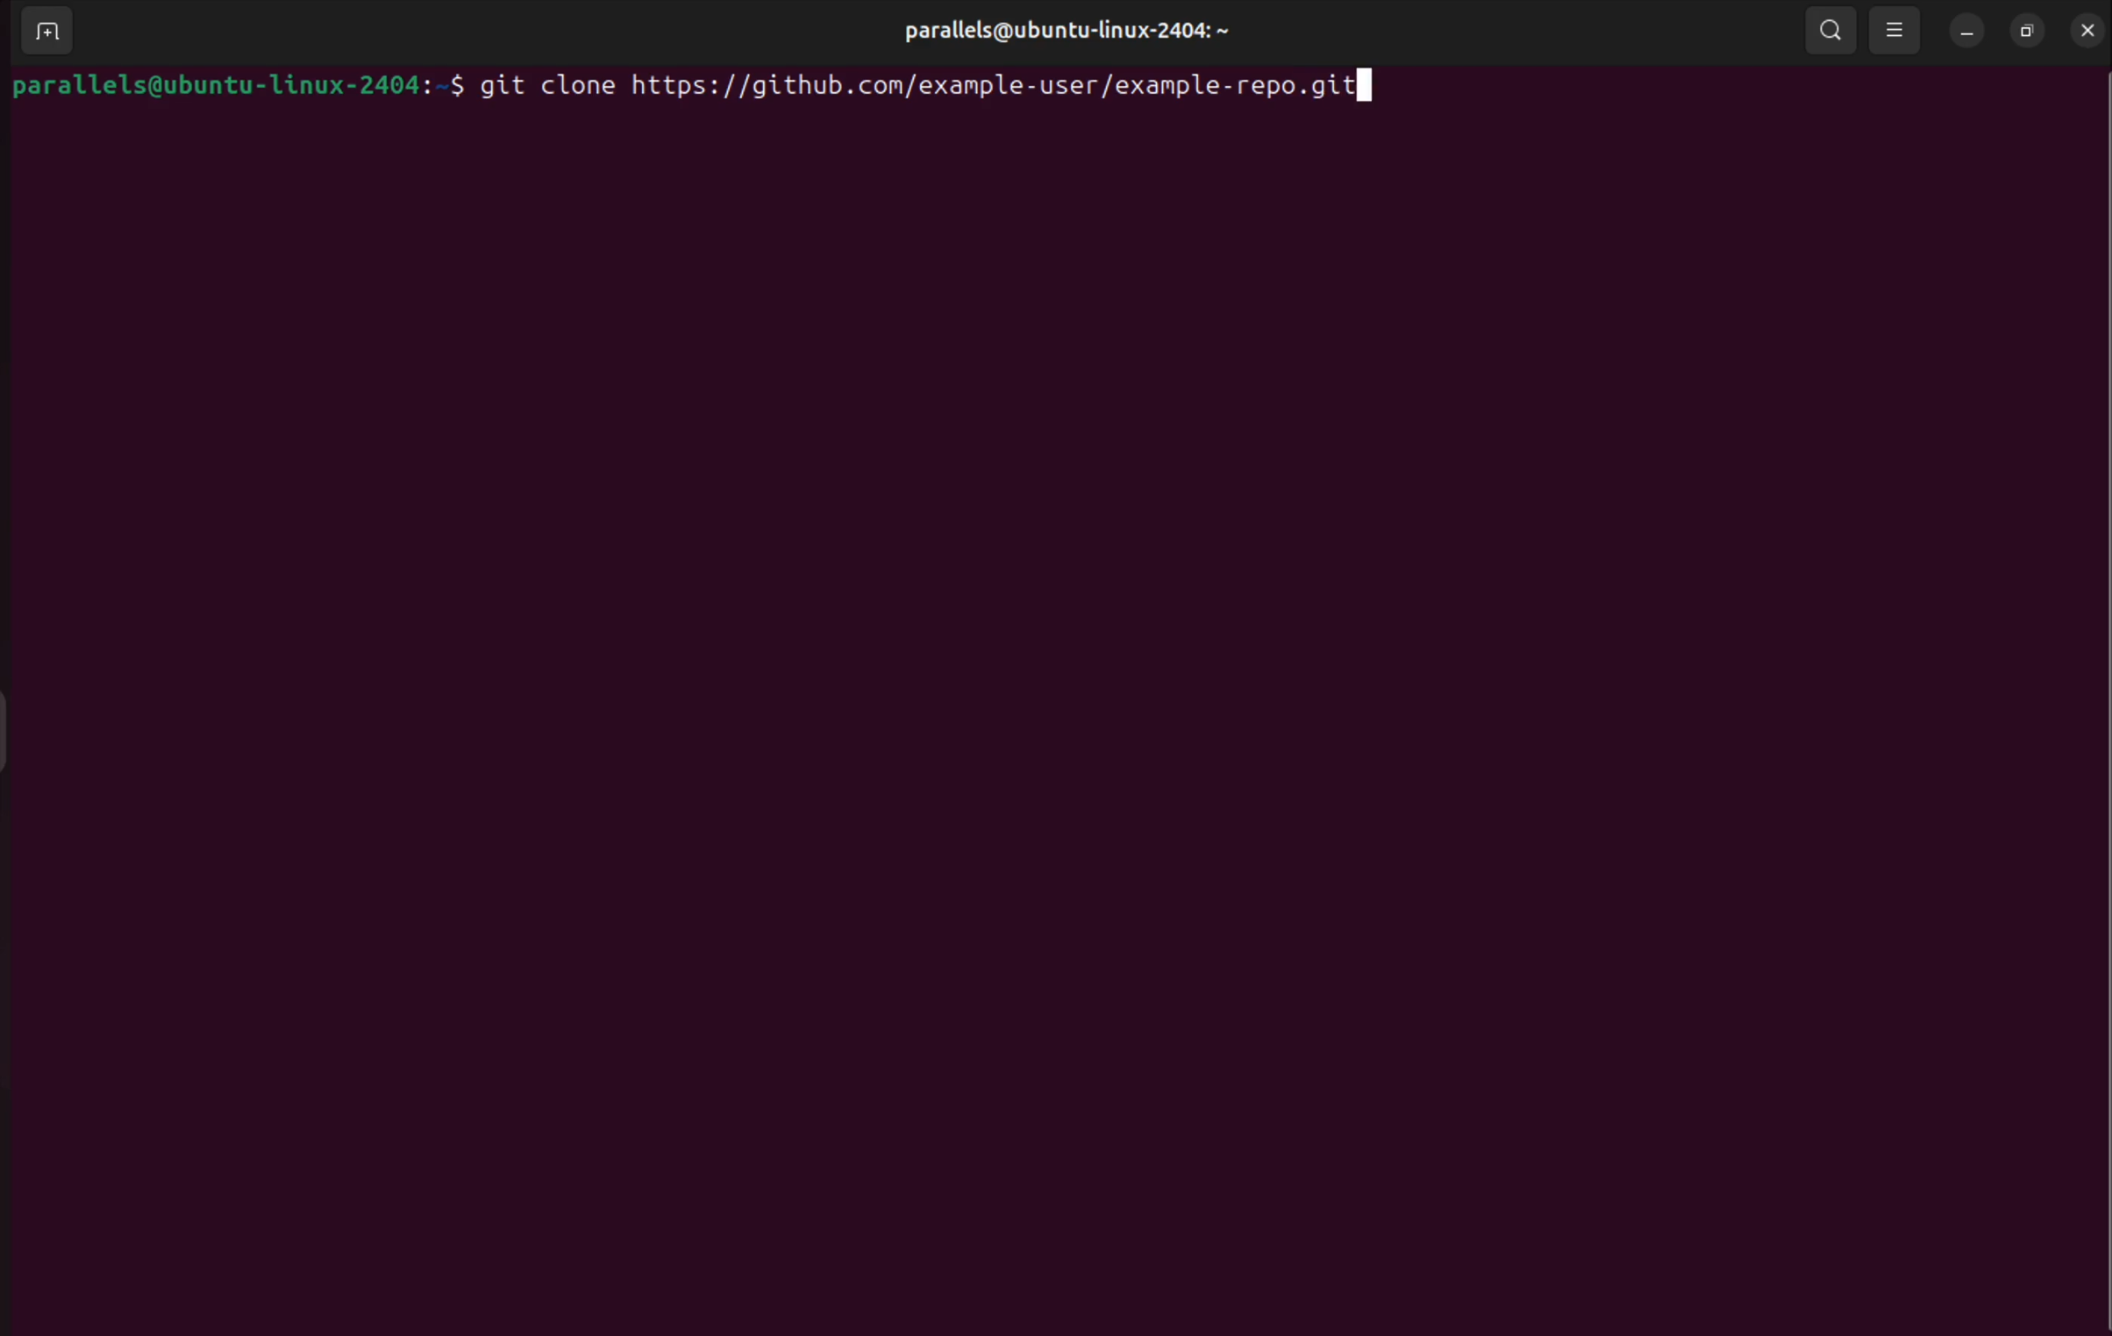 This screenshot has width=2112, height=1336. Describe the element at coordinates (943, 84) in the screenshot. I see `git clone https://github.com/example-user/example-repo.git` at that location.